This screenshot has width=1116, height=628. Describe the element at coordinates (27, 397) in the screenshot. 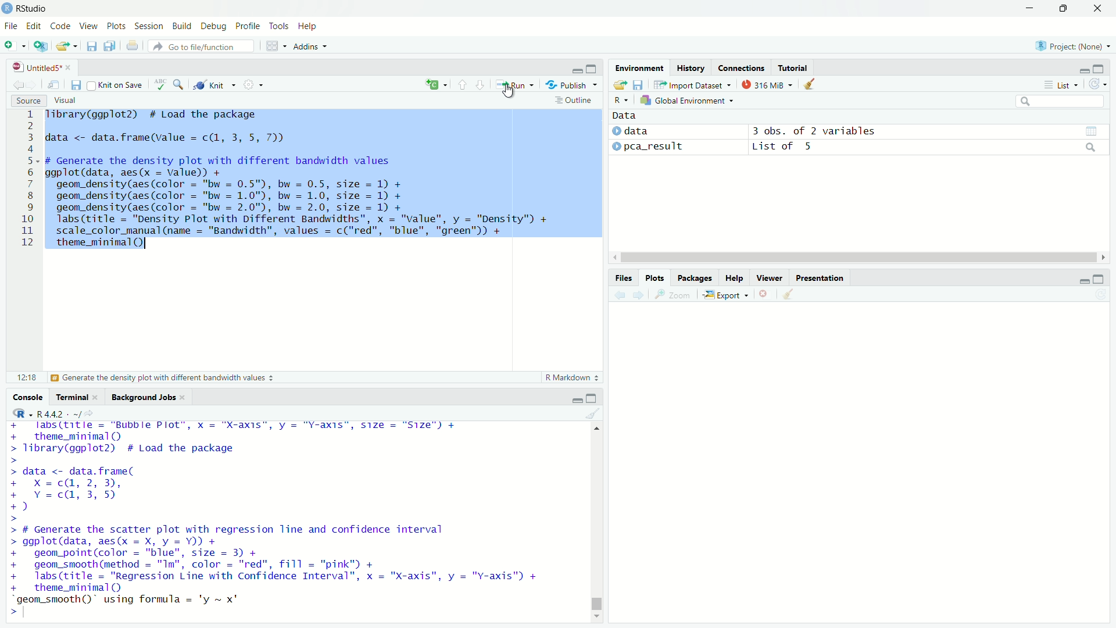

I see `Console` at that location.